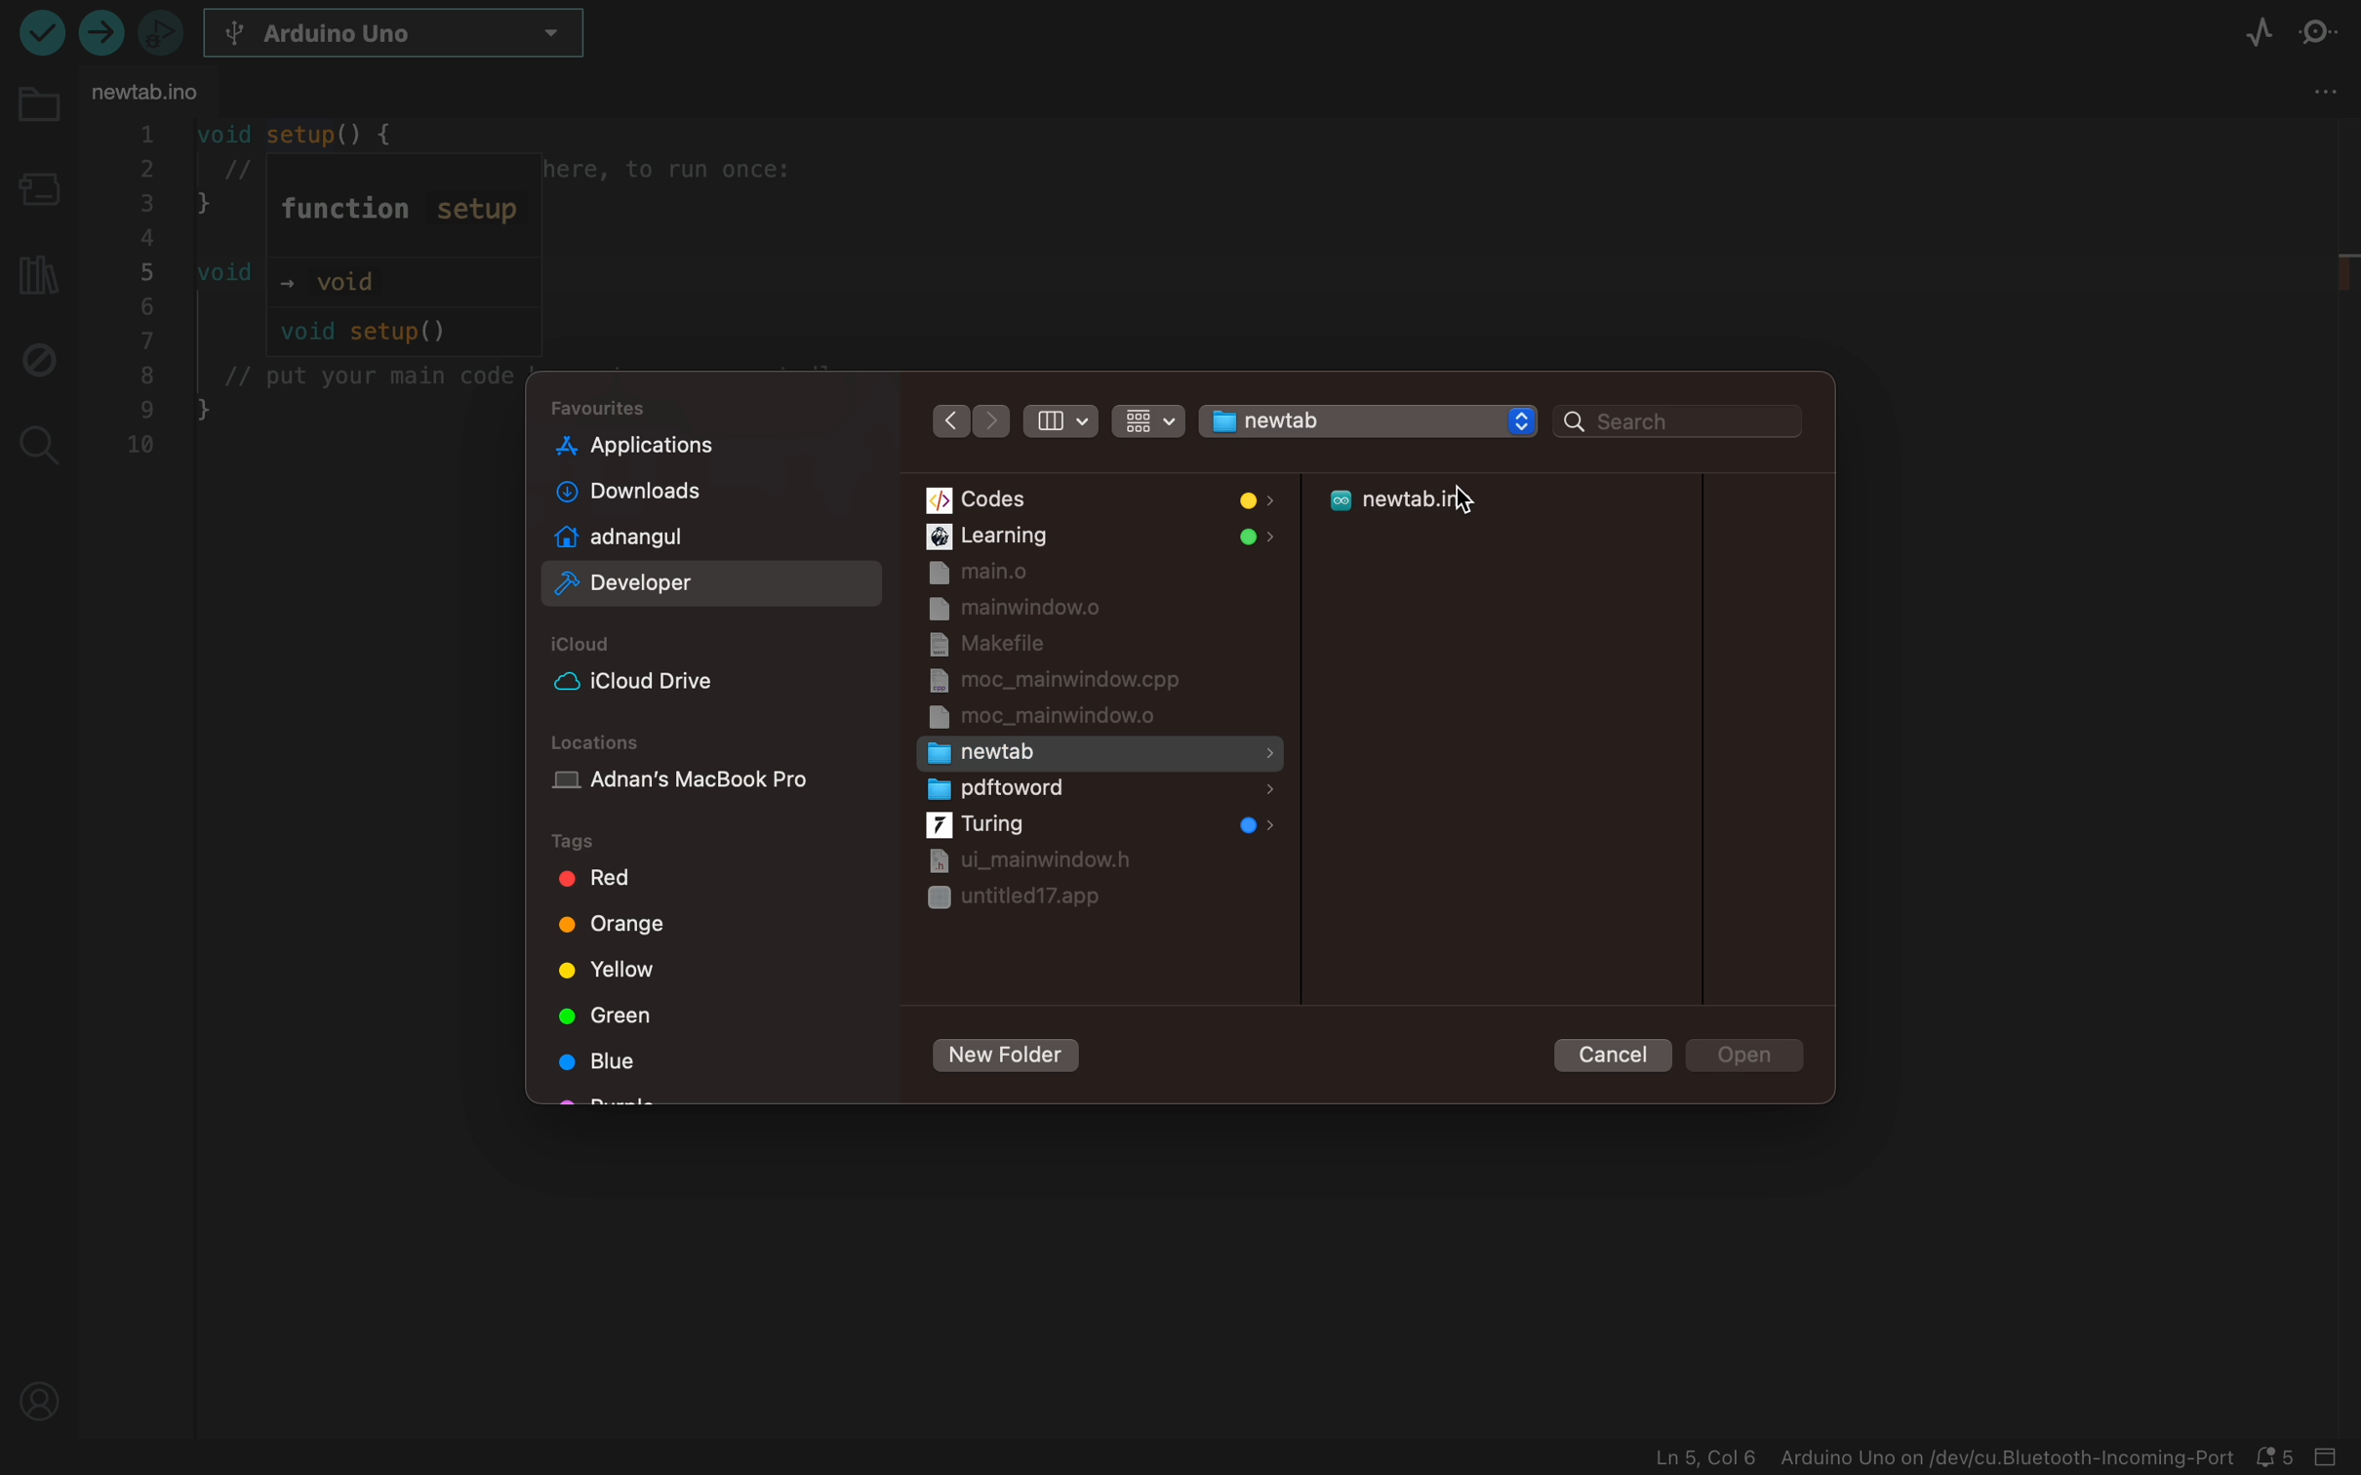 The height and width of the screenshot is (1475, 2361). I want to click on learning, so click(1099, 537).